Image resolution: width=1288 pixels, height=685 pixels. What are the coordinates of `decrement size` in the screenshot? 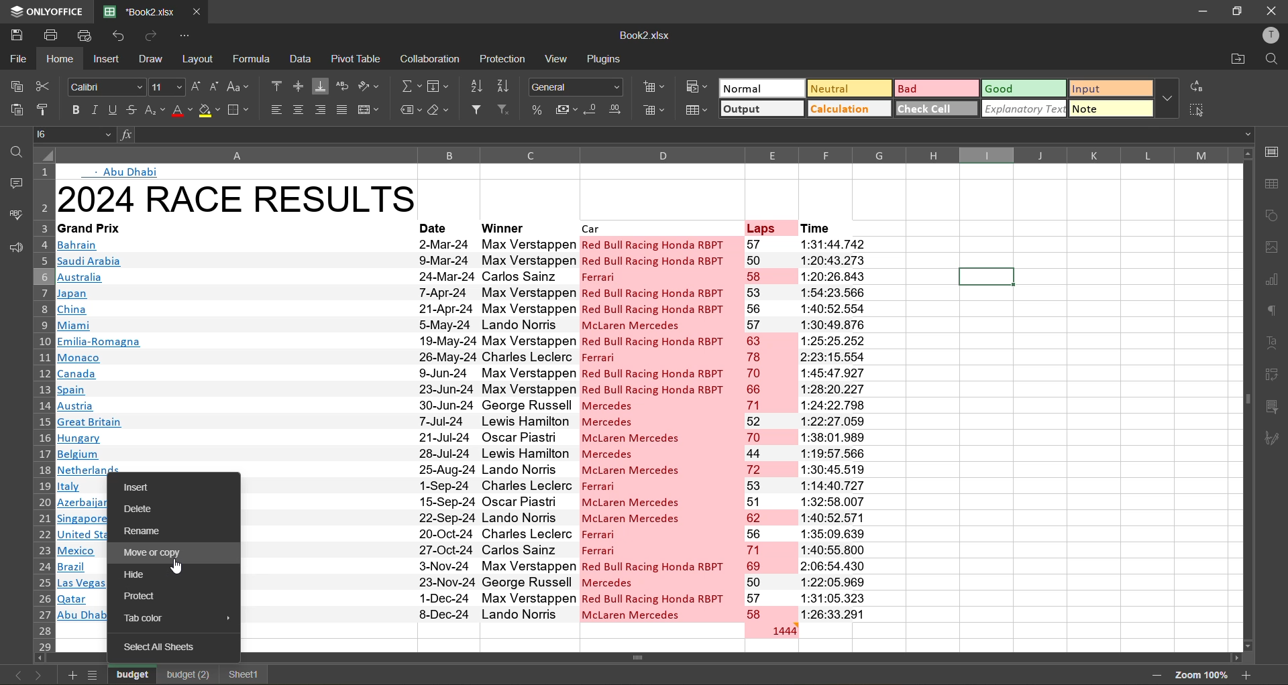 It's located at (216, 86).